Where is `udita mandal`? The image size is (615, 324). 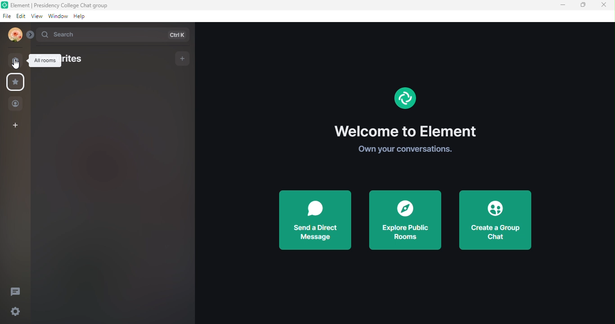
udita mandal is located at coordinates (14, 36).